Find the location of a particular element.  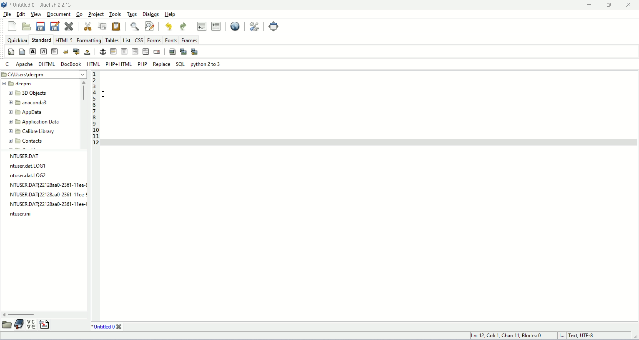

horizontal rule is located at coordinates (112, 51).